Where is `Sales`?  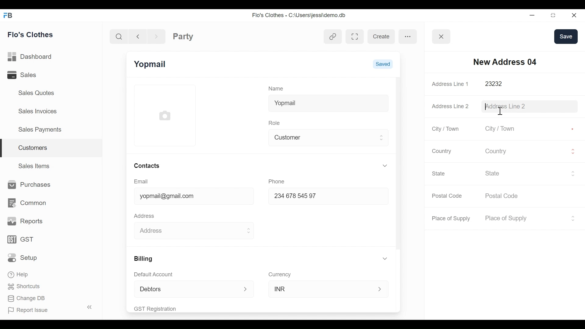 Sales is located at coordinates (30, 75).